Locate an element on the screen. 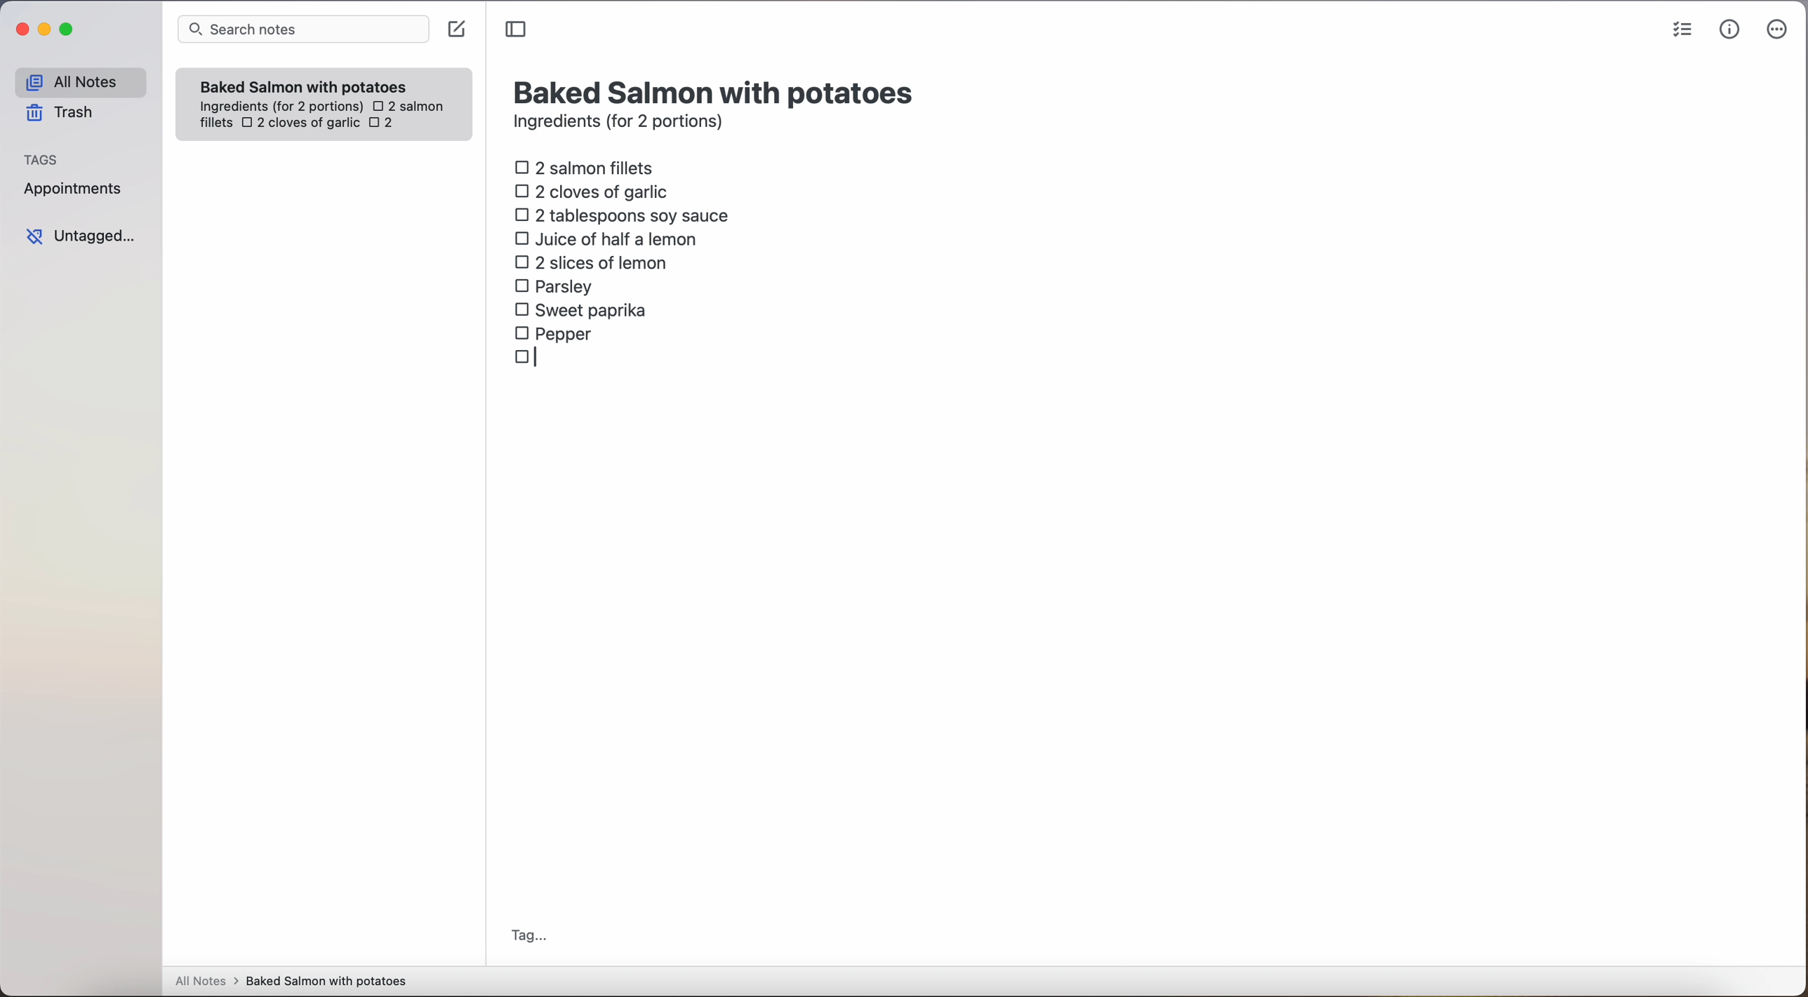 The width and height of the screenshot is (1808, 997). parsley is located at coordinates (554, 285).